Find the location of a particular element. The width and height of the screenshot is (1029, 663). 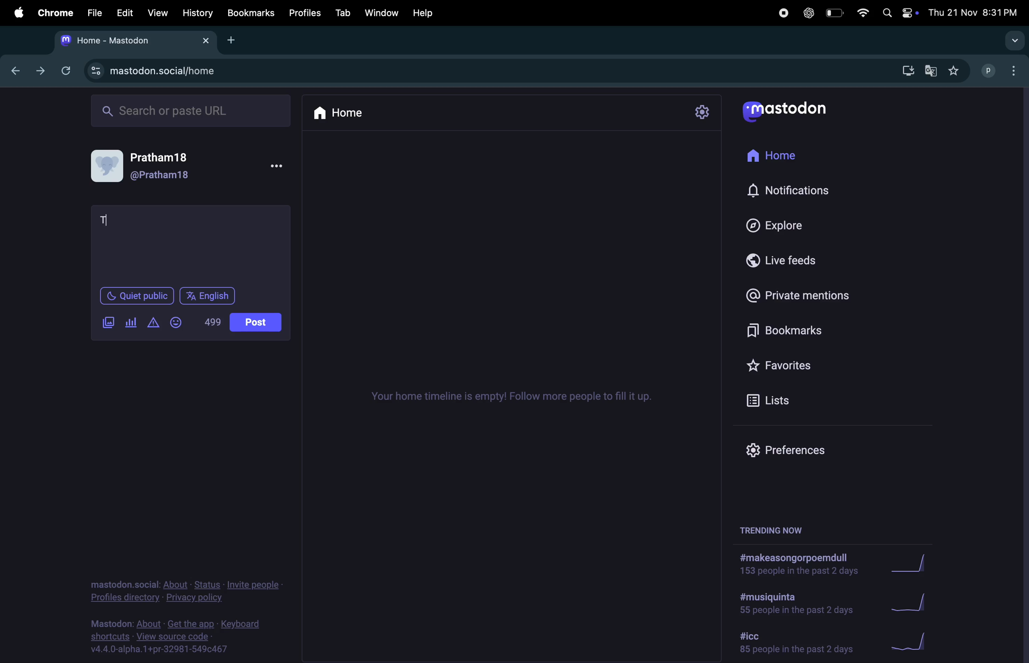

prefrences is located at coordinates (802, 447).